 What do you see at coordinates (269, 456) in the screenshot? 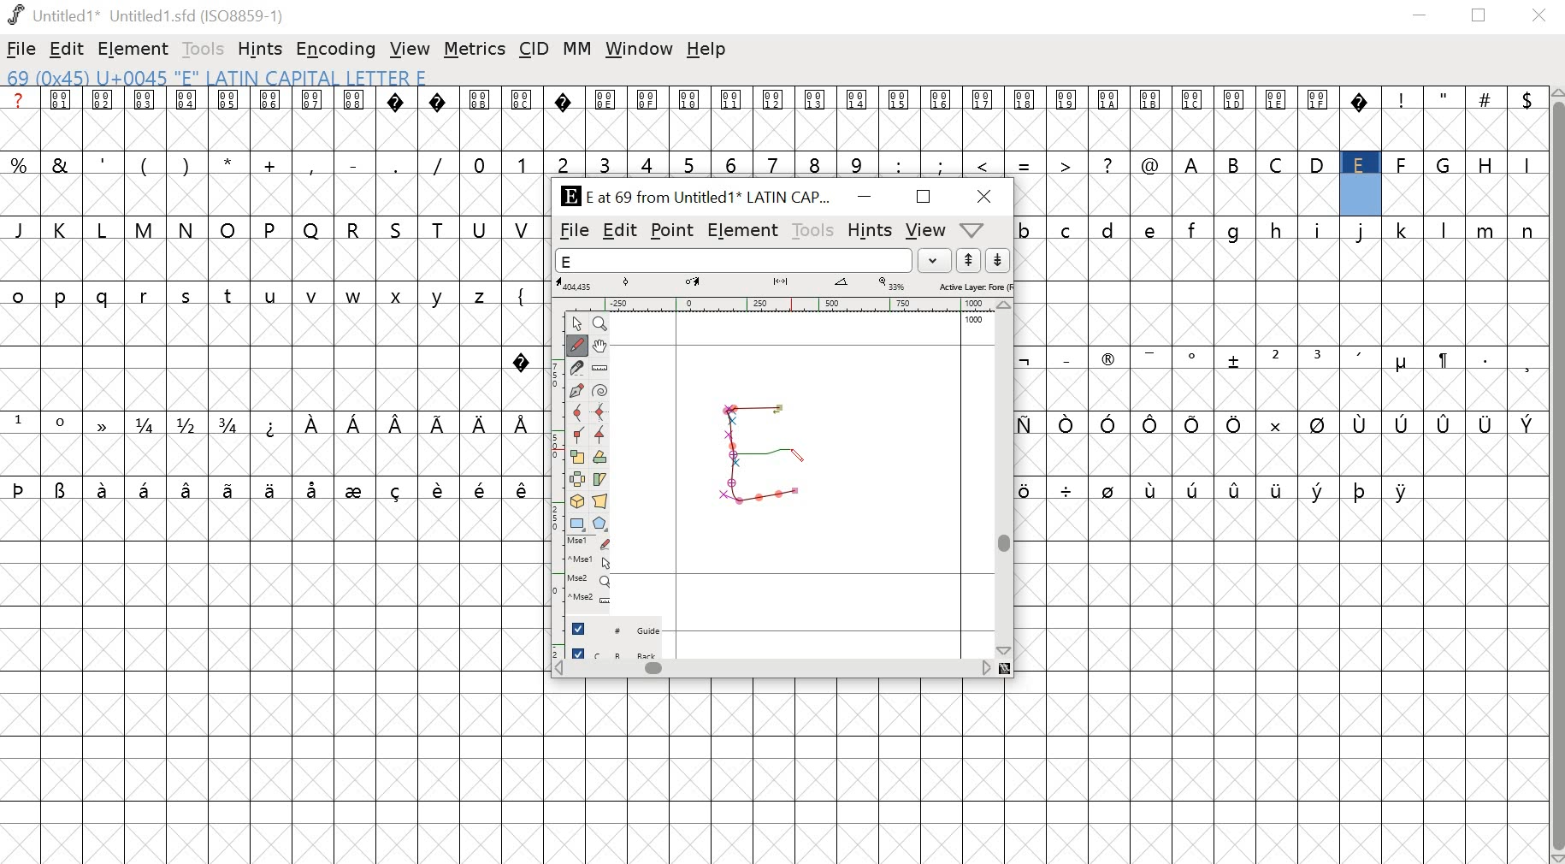
I see `empty cells` at bounding box center [269, 456].